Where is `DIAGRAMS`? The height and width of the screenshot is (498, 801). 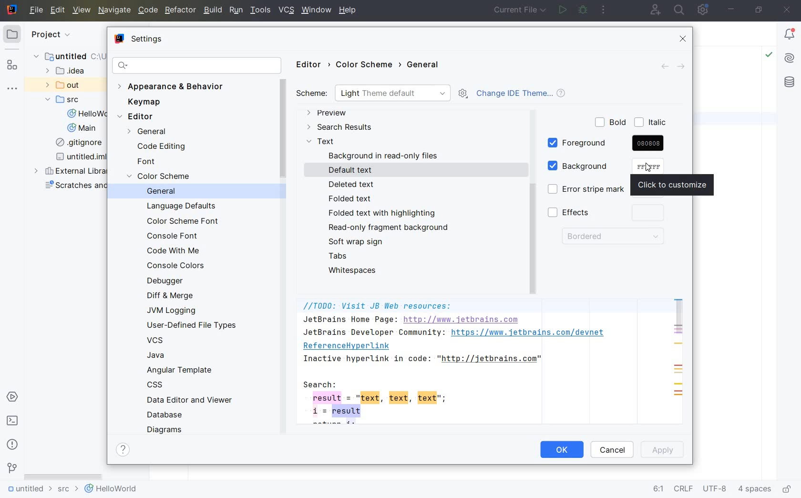
DIAGRAMS is located at coordinates (166, 429).